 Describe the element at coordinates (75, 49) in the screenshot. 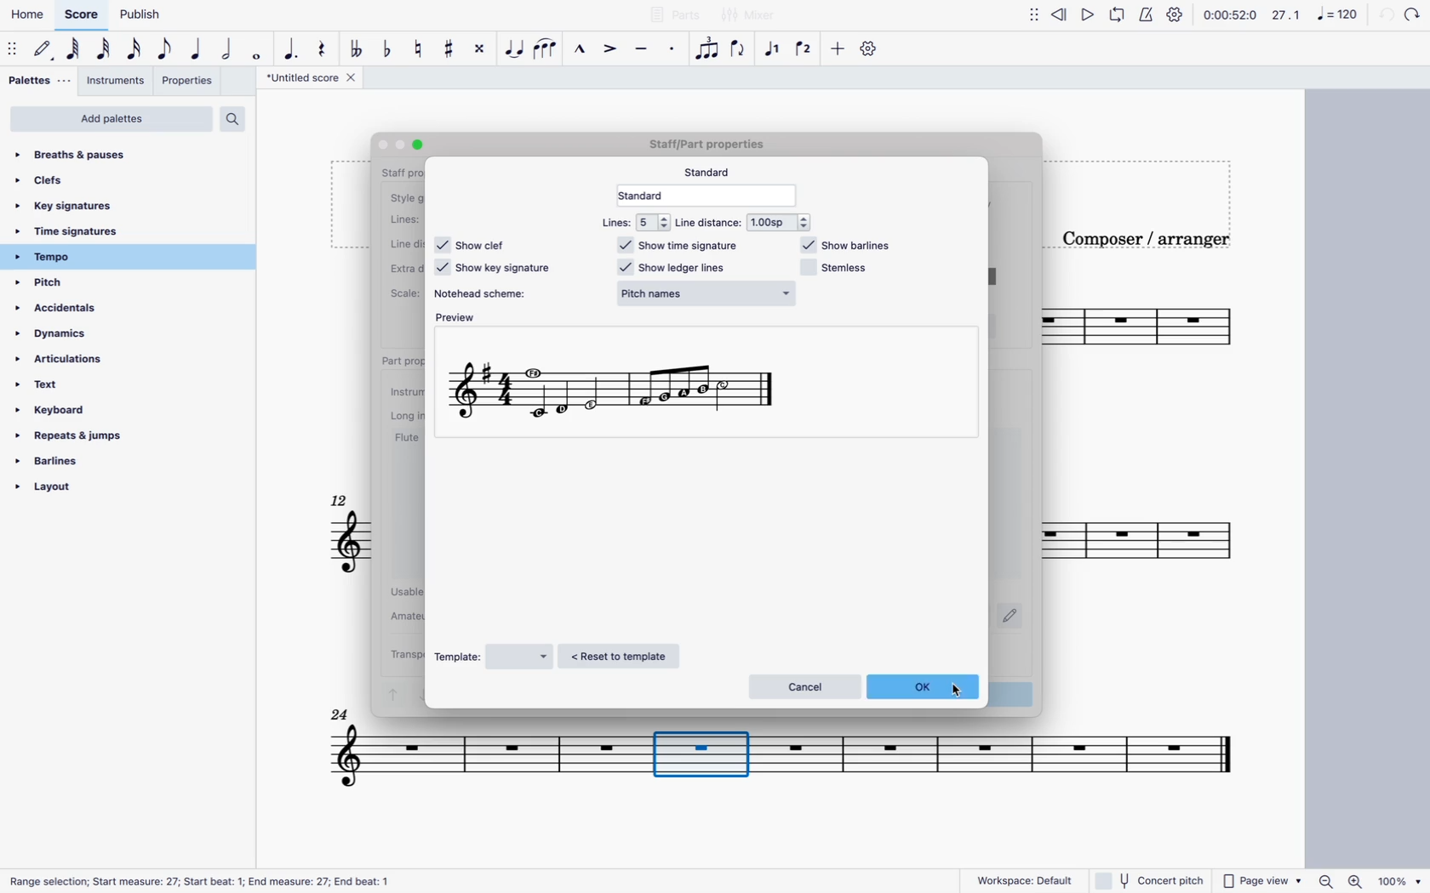

I see `64th note` at that location.